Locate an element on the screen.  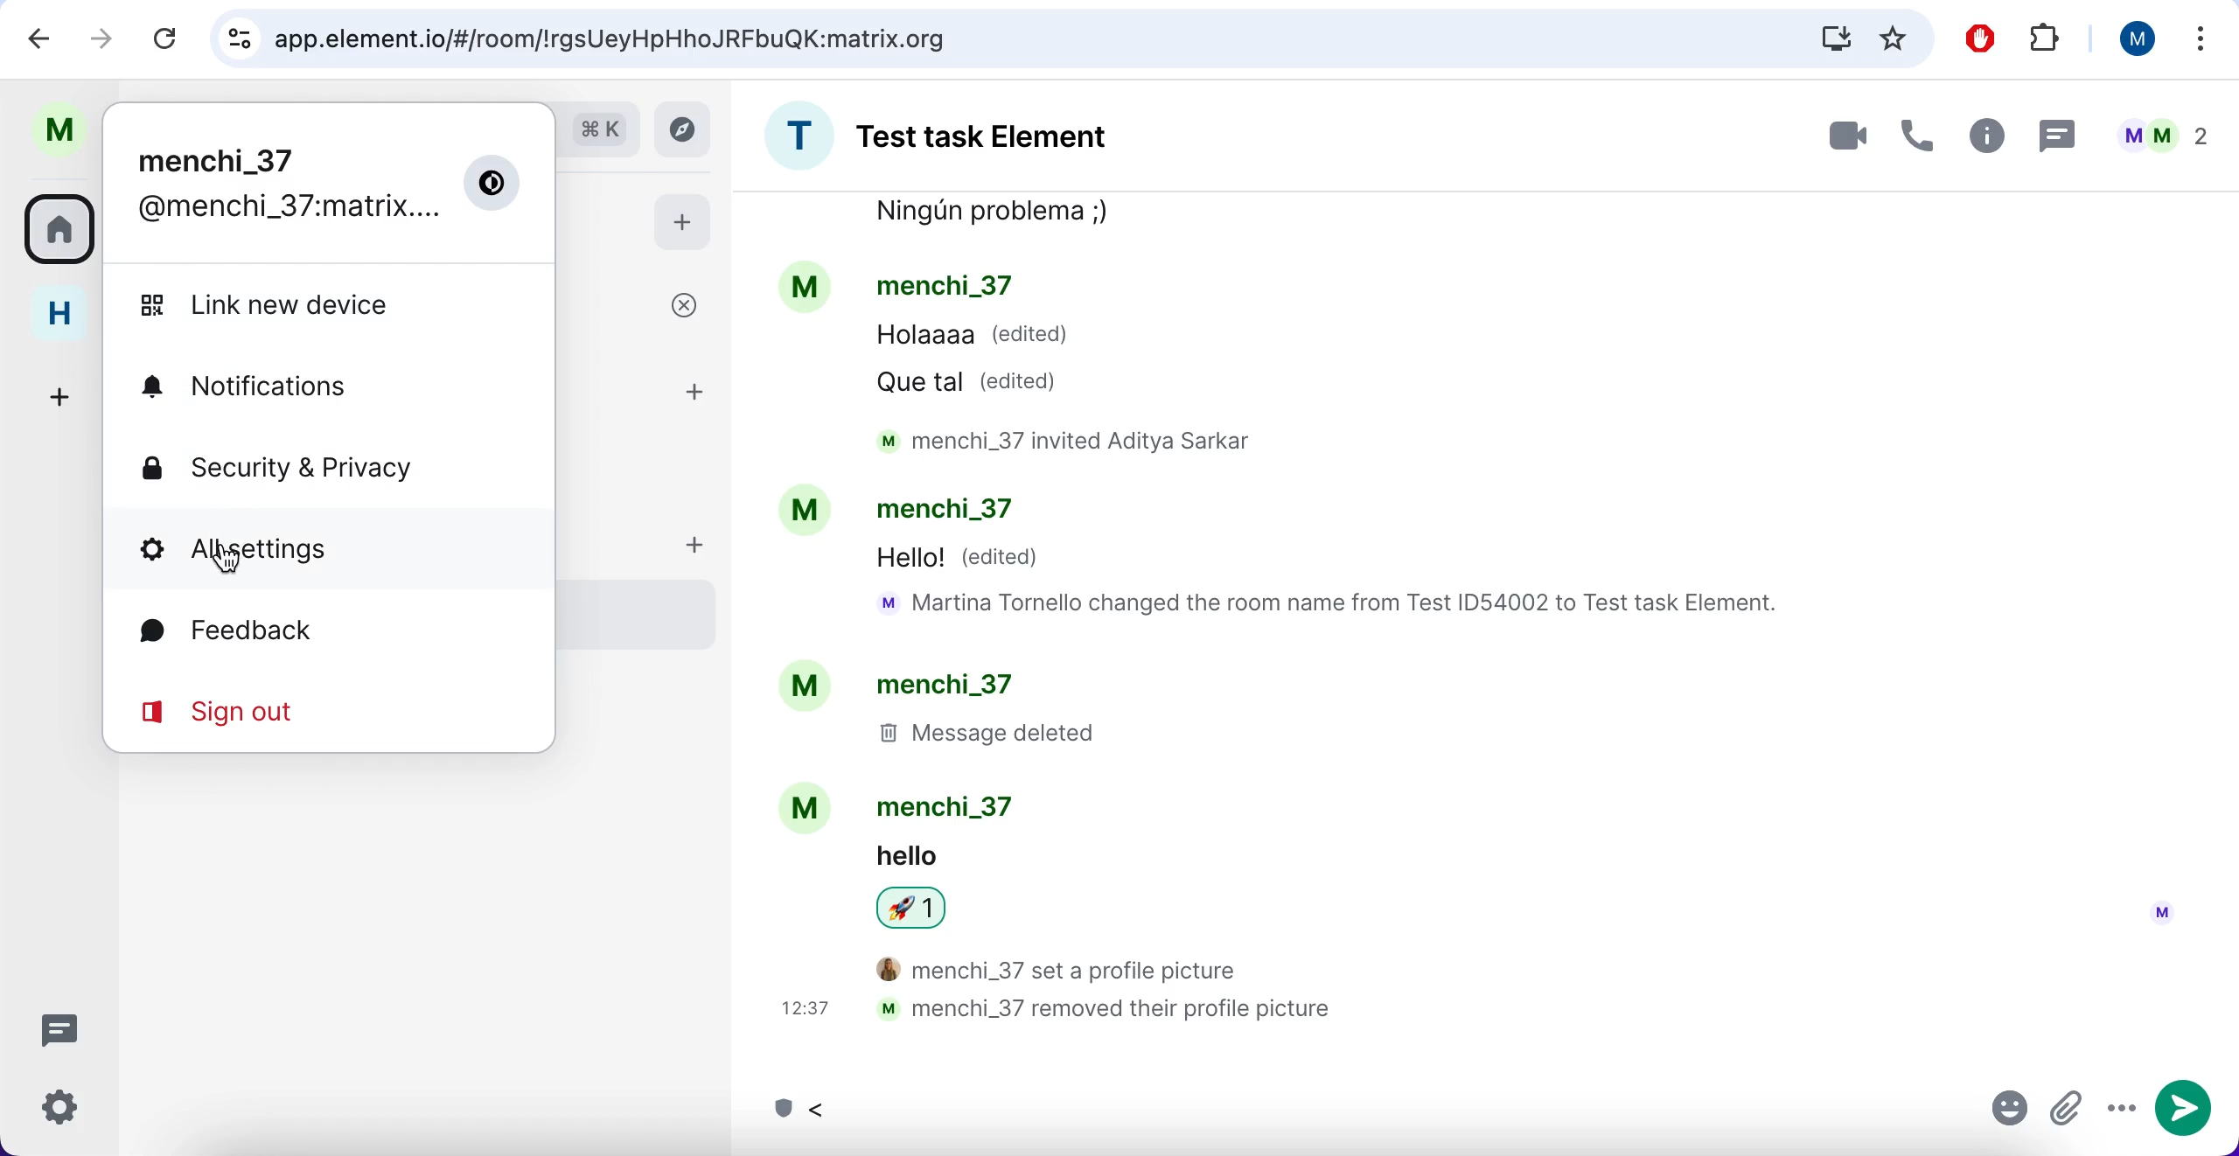
sign out is located at coordinates (303, 717).